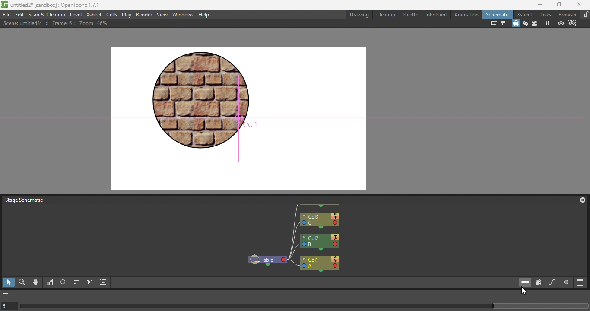  I want to click on New camera, so click(539, 282).